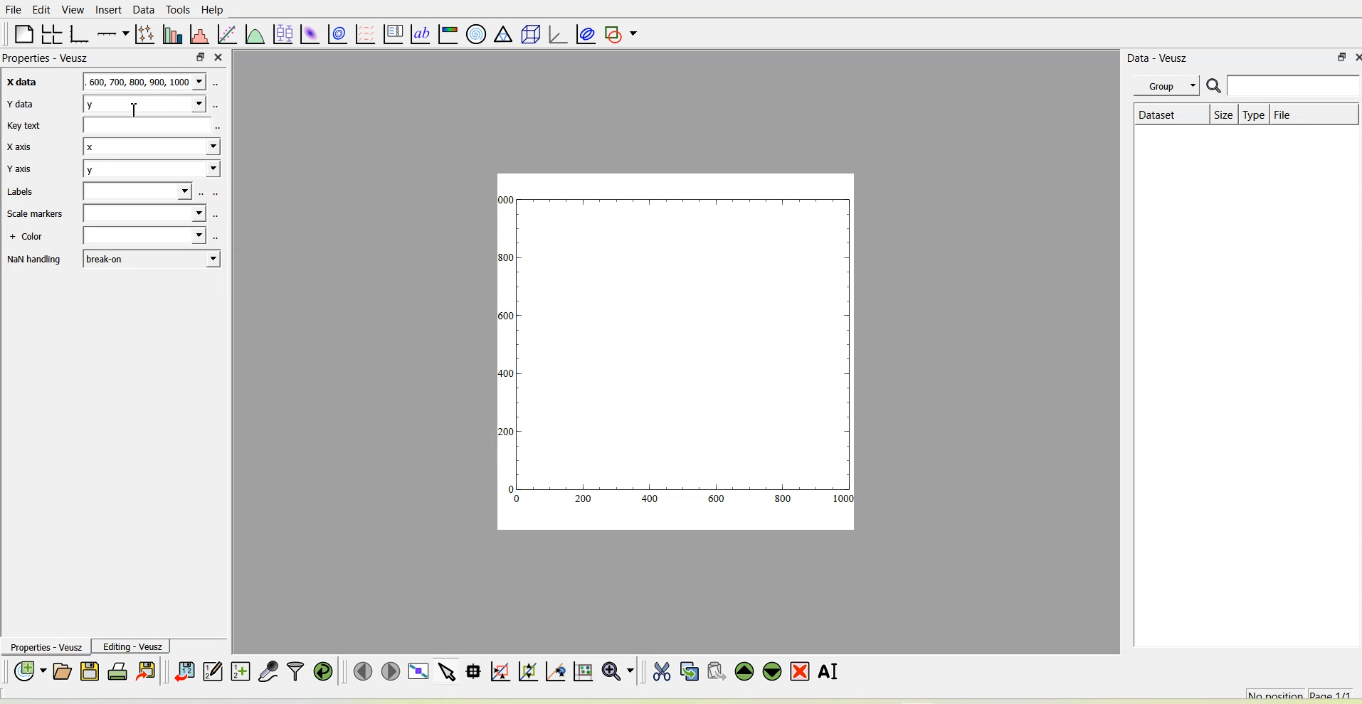 The height and width of the screenshot is (704, 1362). Describe the element at coordinates (477, 33) in the screenshot. I see `Polar graph` at that location.